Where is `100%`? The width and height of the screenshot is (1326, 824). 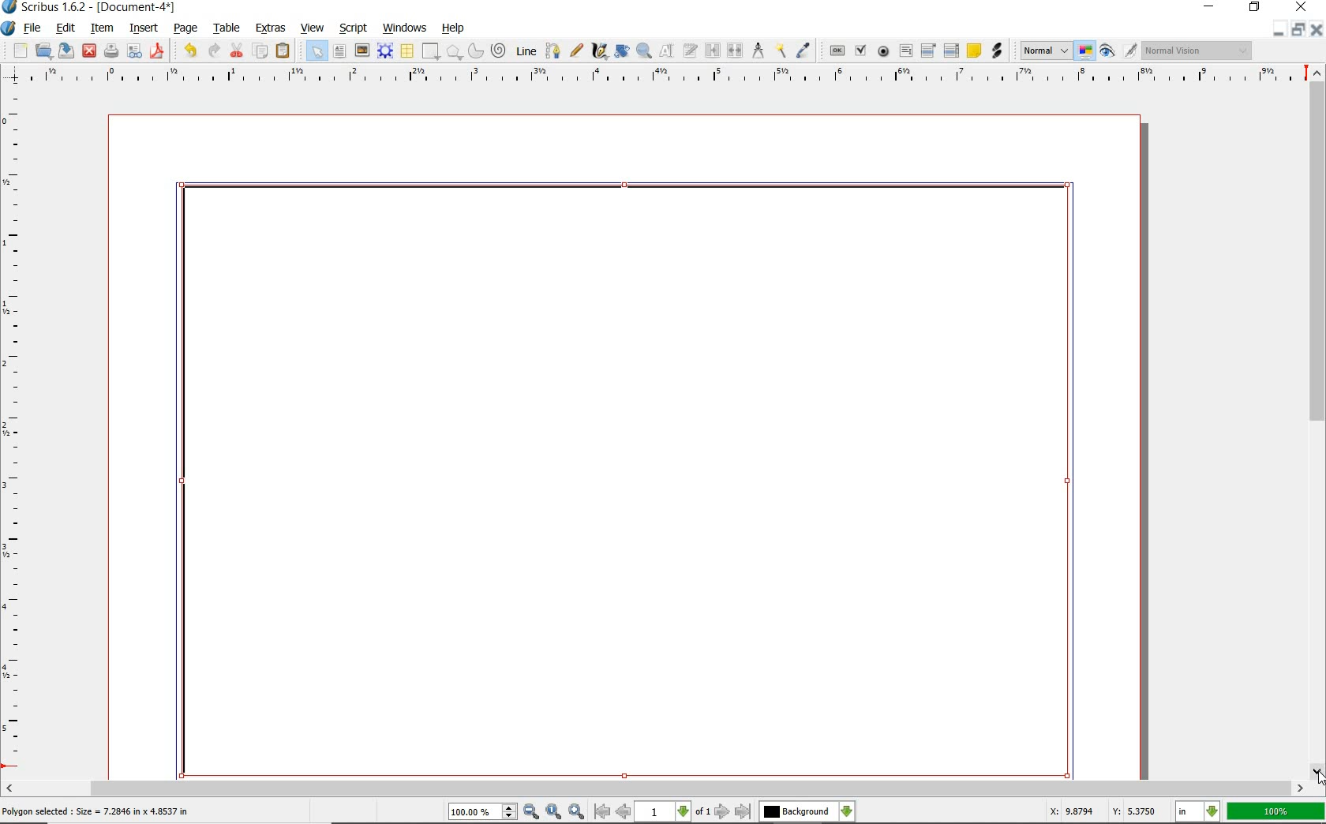
100% is located at coordinates (1275, 811).